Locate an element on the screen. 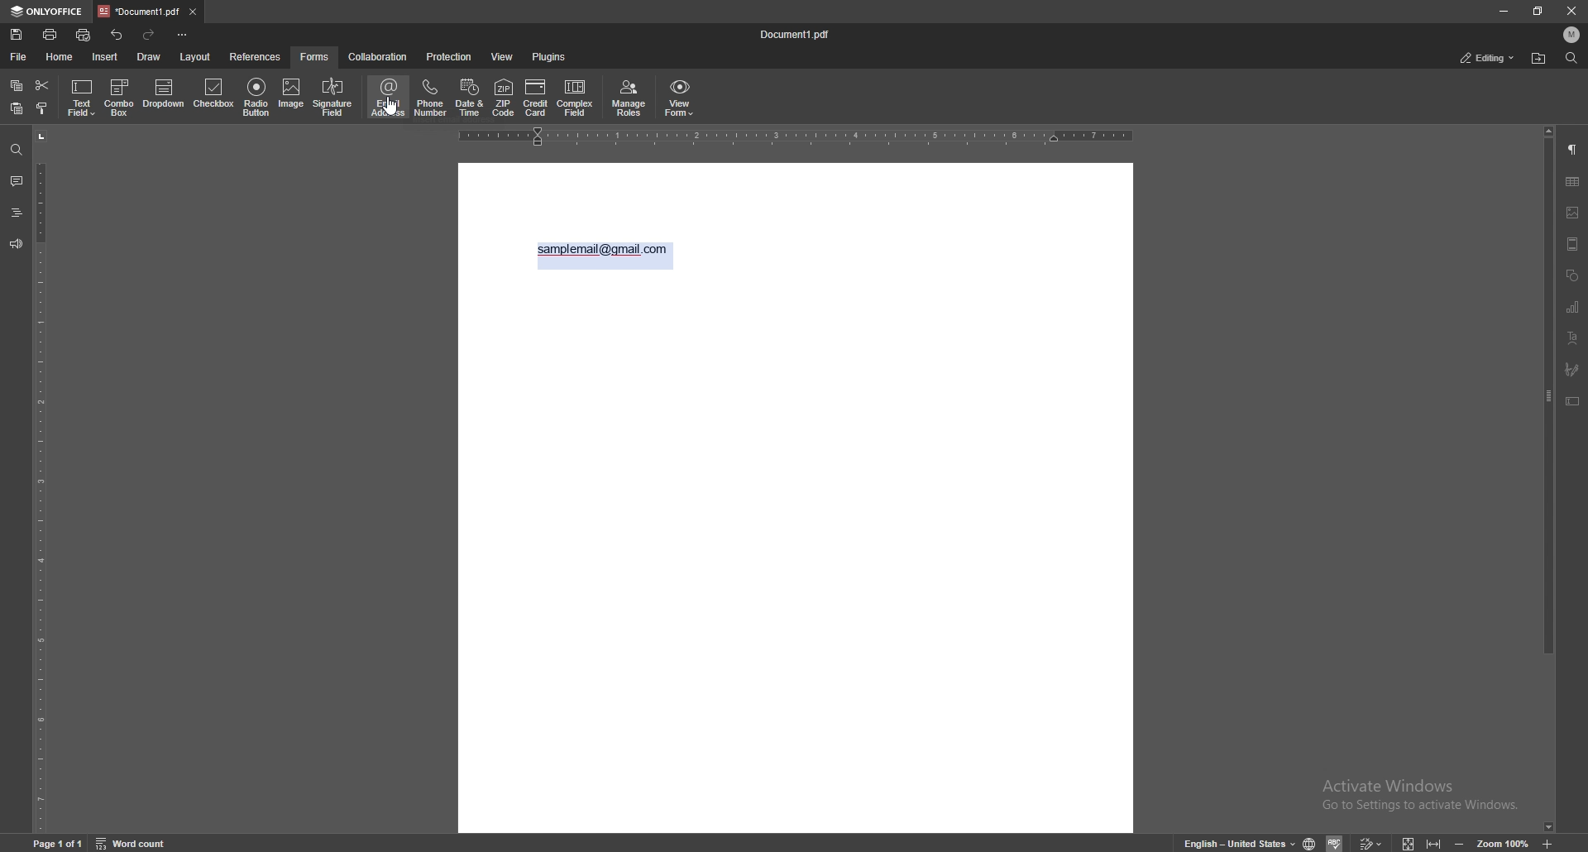  file is located at coordinates (18, 57).